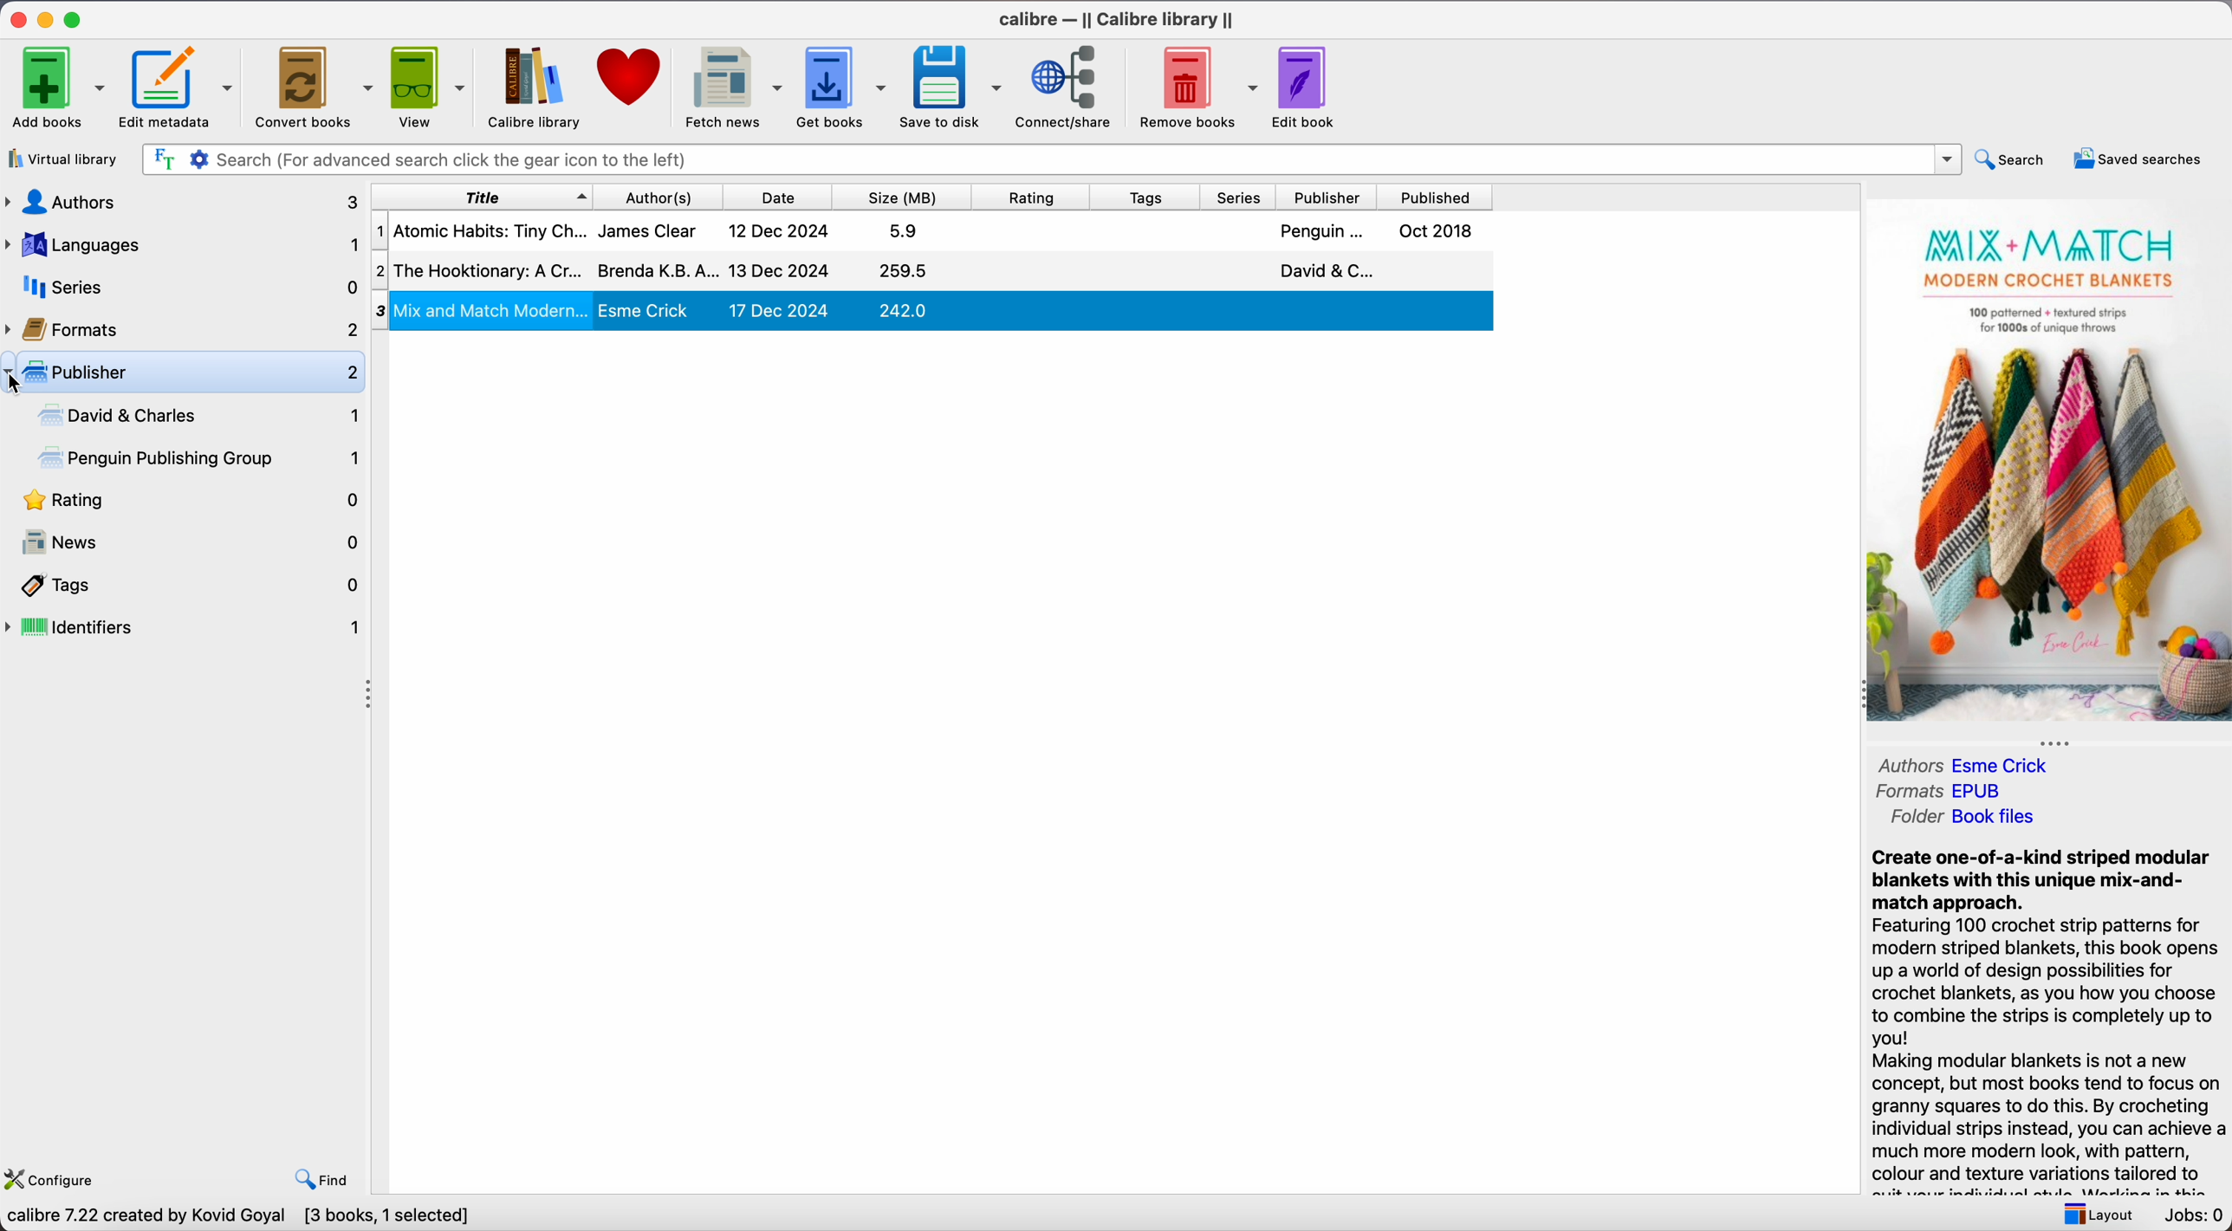 The height and width of the screenshot is (1231, 2232). I want to click on Author Esme Crick, so click(2006, 764).